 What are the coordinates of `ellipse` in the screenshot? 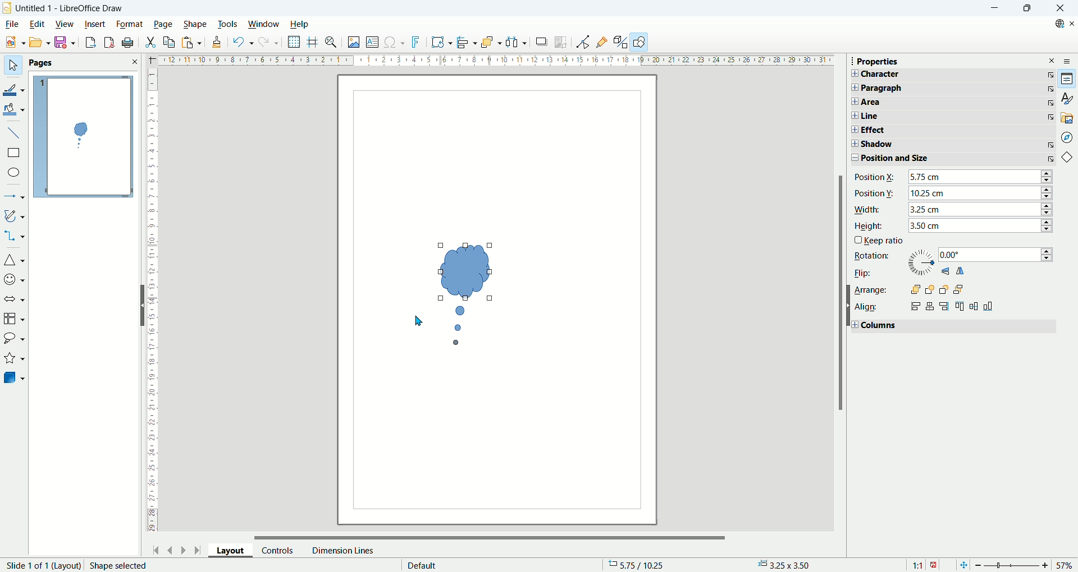 It's located at (15, 173).